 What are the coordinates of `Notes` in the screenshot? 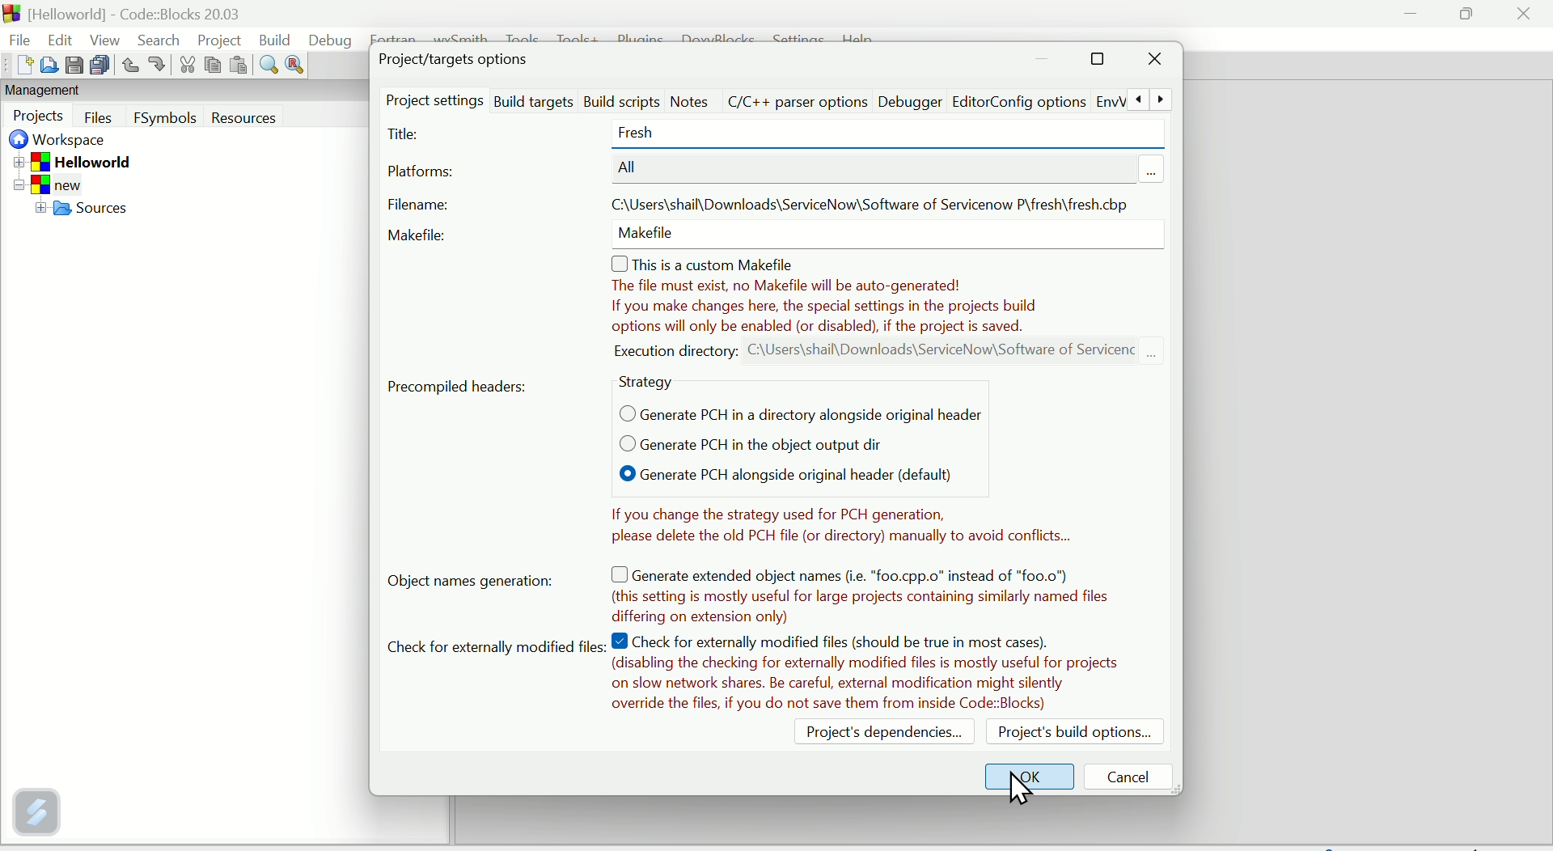 It's located at (834, 523).